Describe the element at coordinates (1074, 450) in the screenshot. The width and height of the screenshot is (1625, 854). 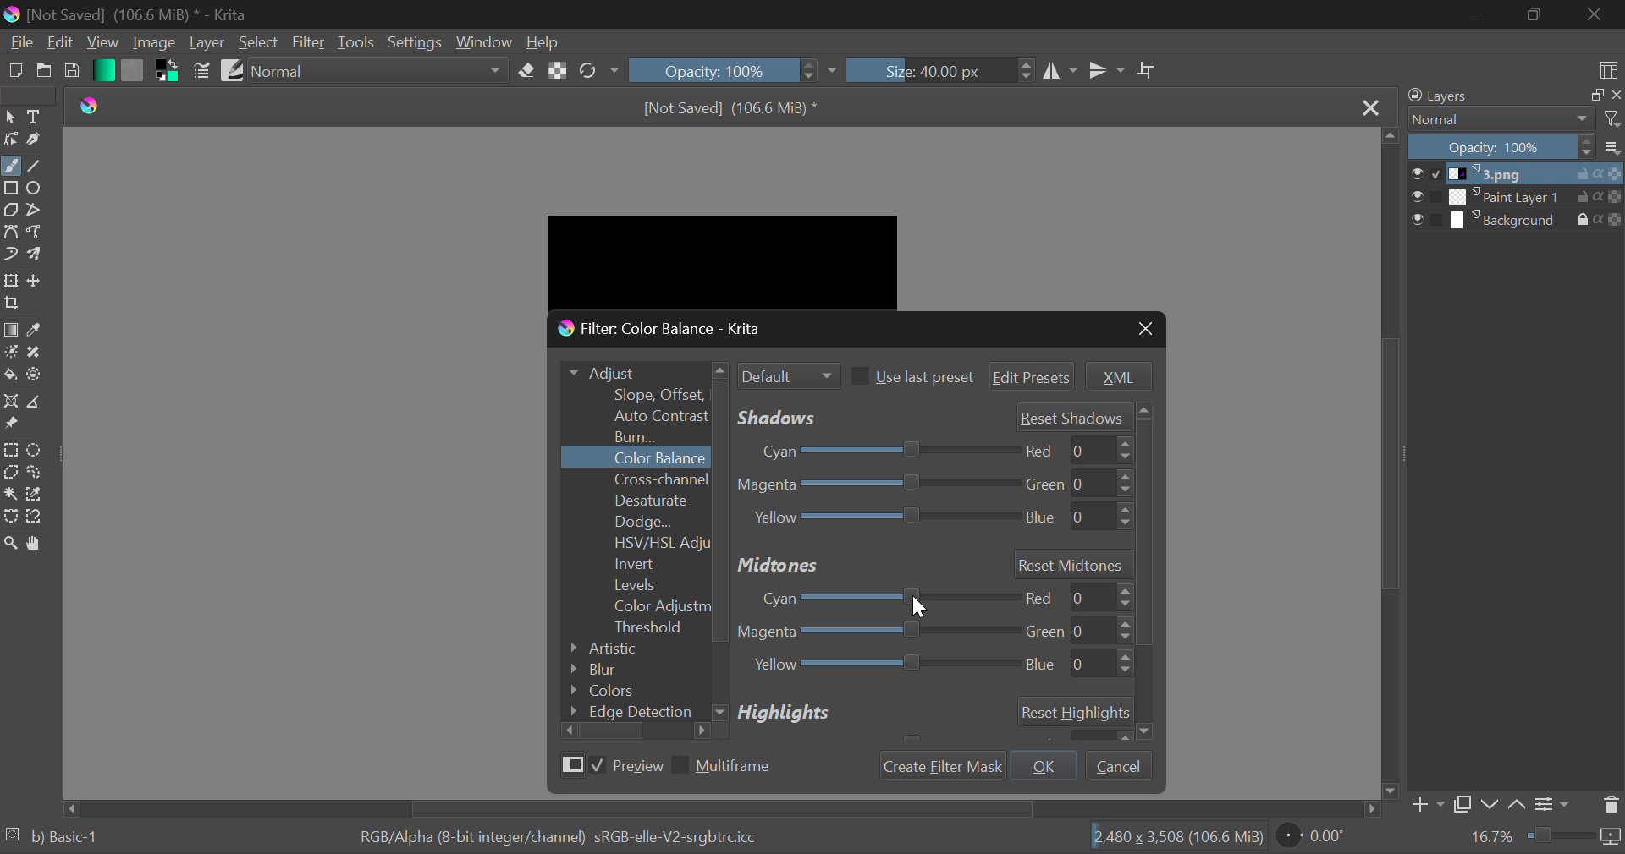
I see `red` at that location.